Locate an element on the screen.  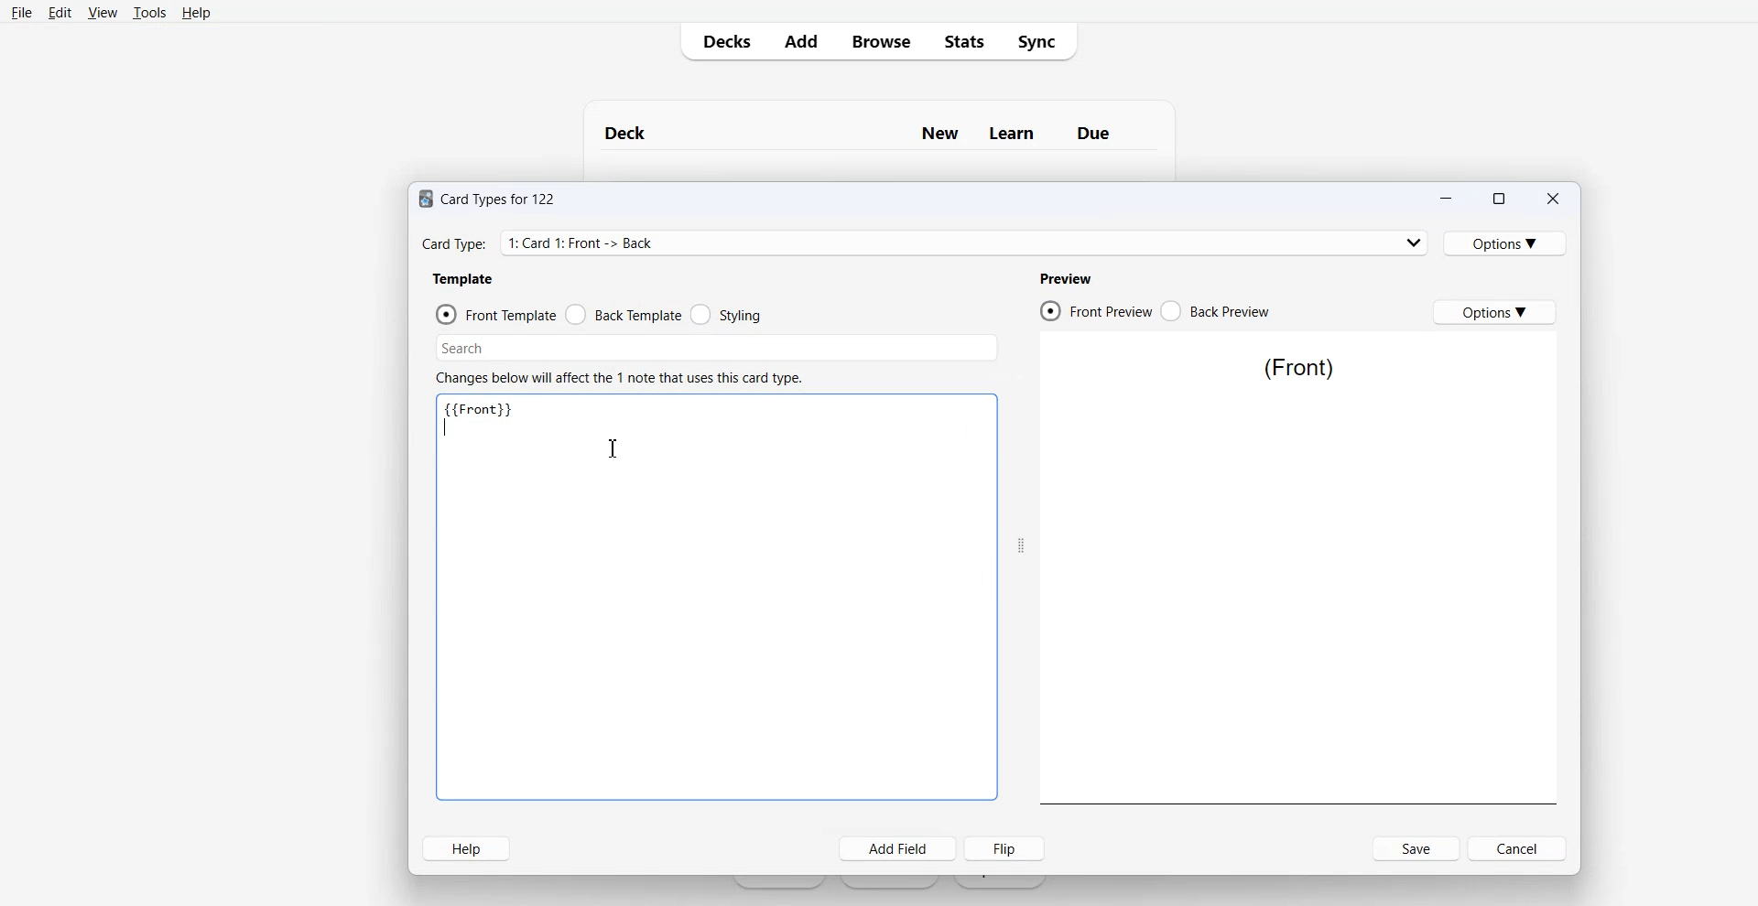
Maximize is located at coordinates (1499, 198).